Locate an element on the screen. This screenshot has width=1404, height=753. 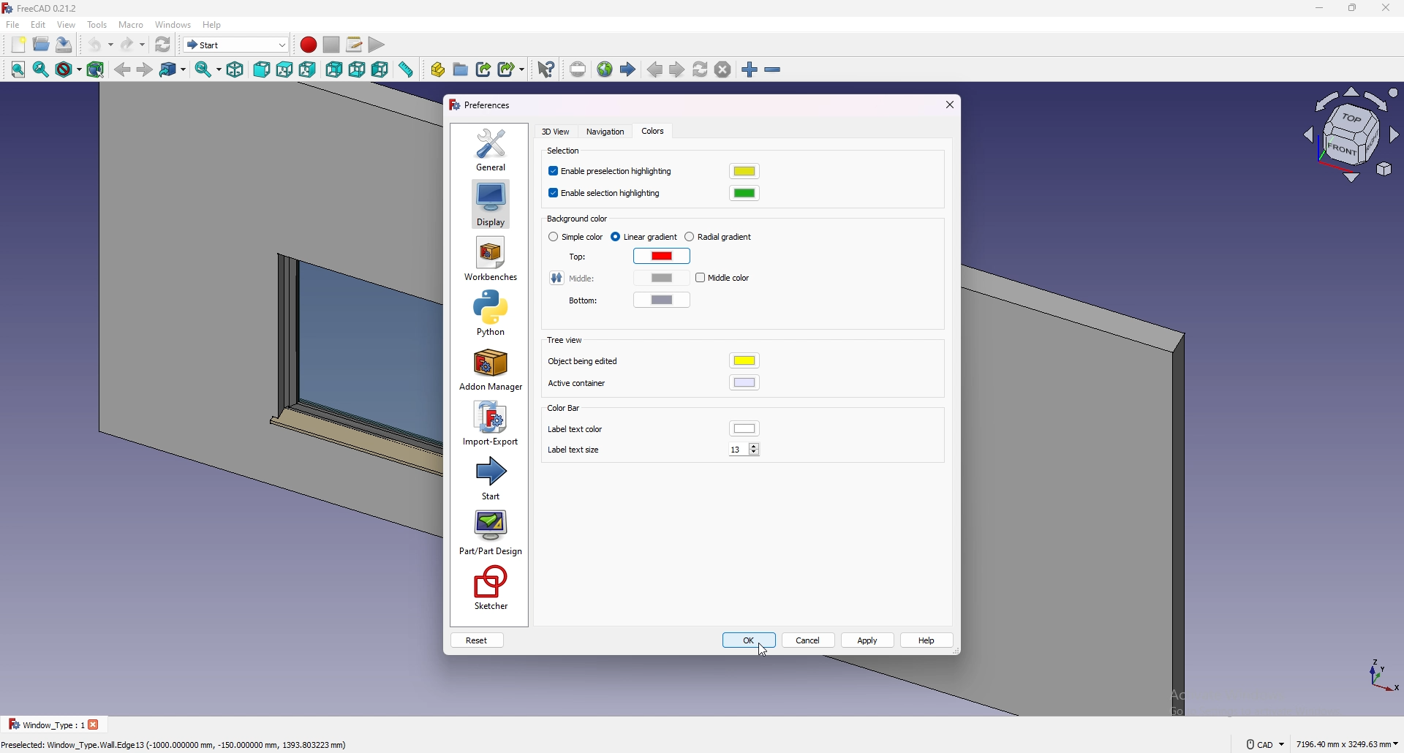
label text color is located at coordinates (576, 429).